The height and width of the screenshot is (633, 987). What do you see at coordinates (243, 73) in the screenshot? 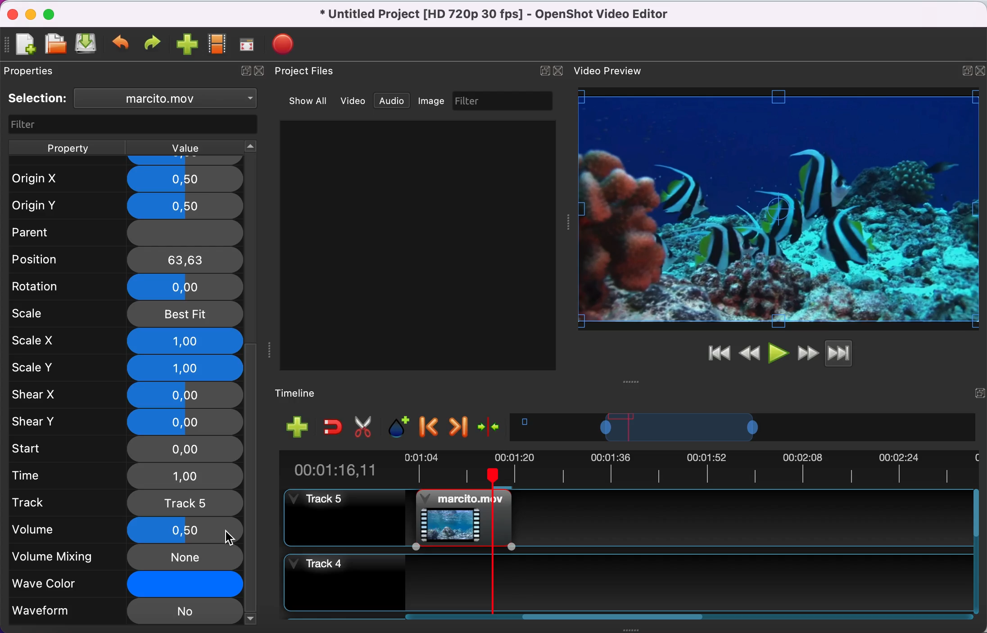
I see `expand/hide` at bounding box center [243, 73].